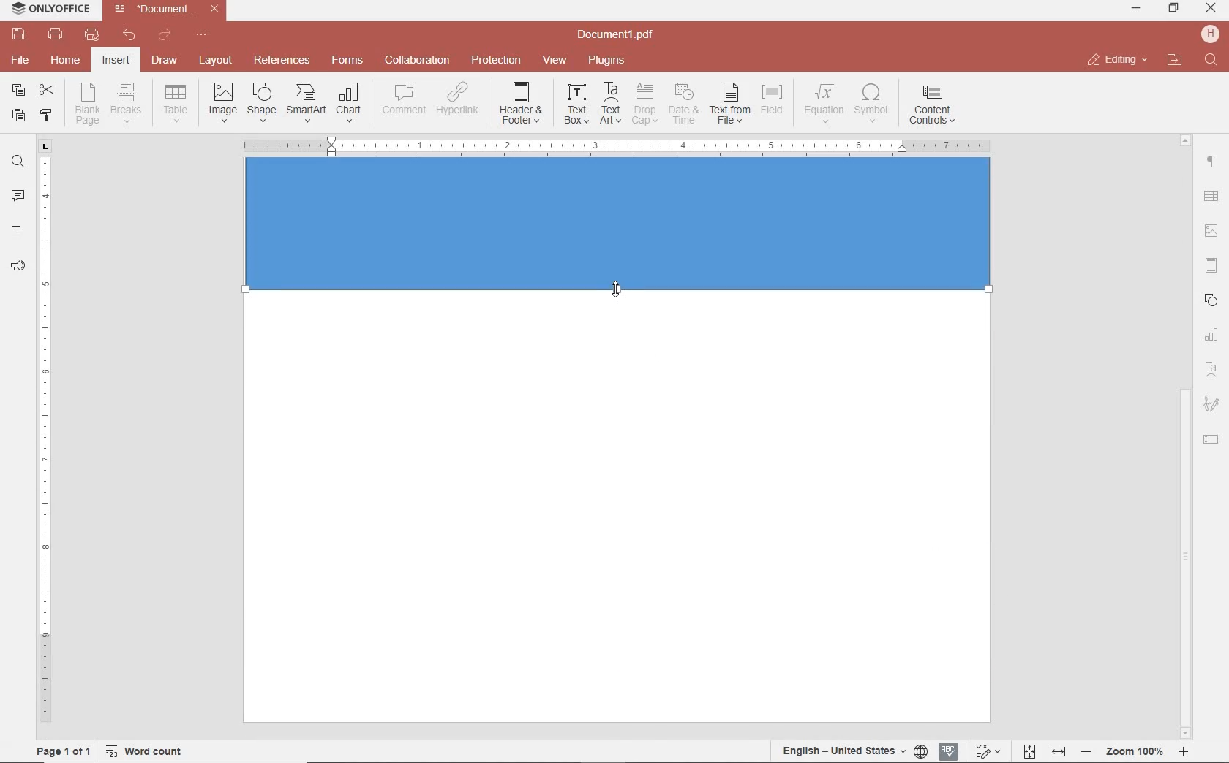 This screenshot has height=763, width=1229. Describe the element at coordinates (115, 61) in the screenshot. I see `insert` at that location.